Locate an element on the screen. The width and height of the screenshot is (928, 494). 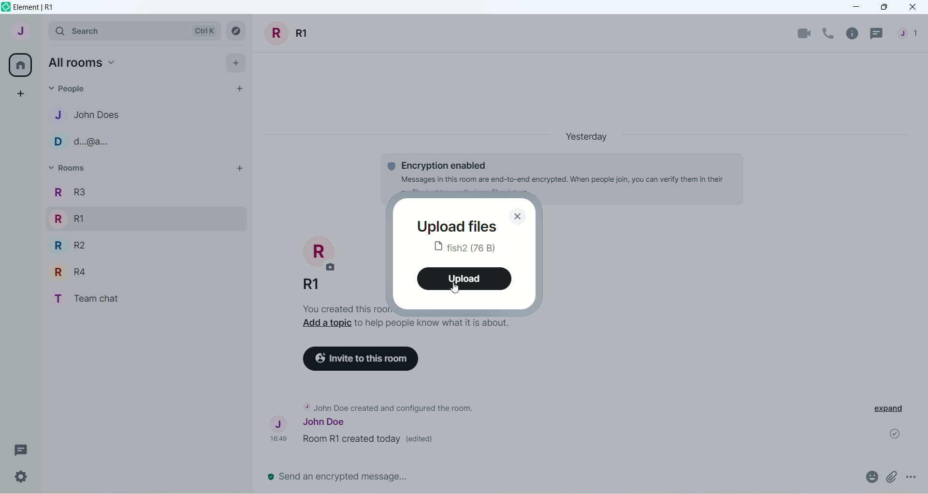
Cursor is located at coordinates (456, 291).